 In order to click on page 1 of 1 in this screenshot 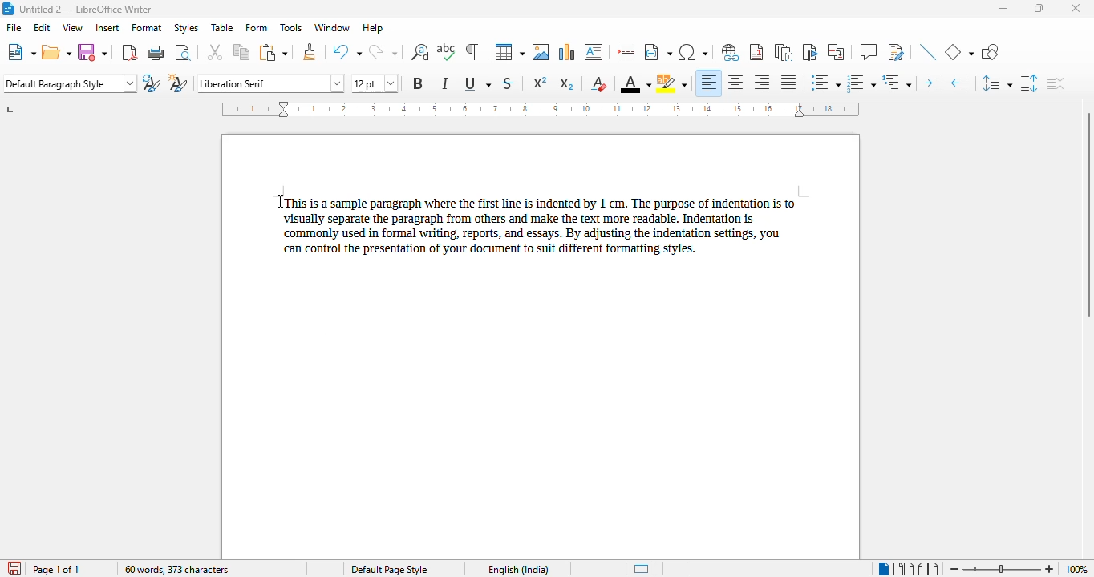, I will do `click(56, 570)`.